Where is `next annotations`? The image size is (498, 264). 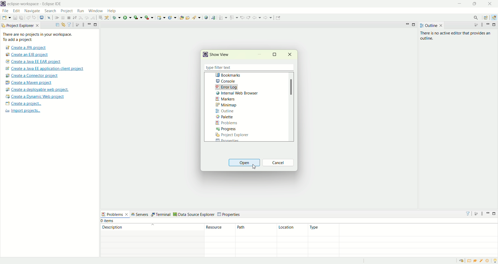
next annotations is located at coordinates (223, 17).